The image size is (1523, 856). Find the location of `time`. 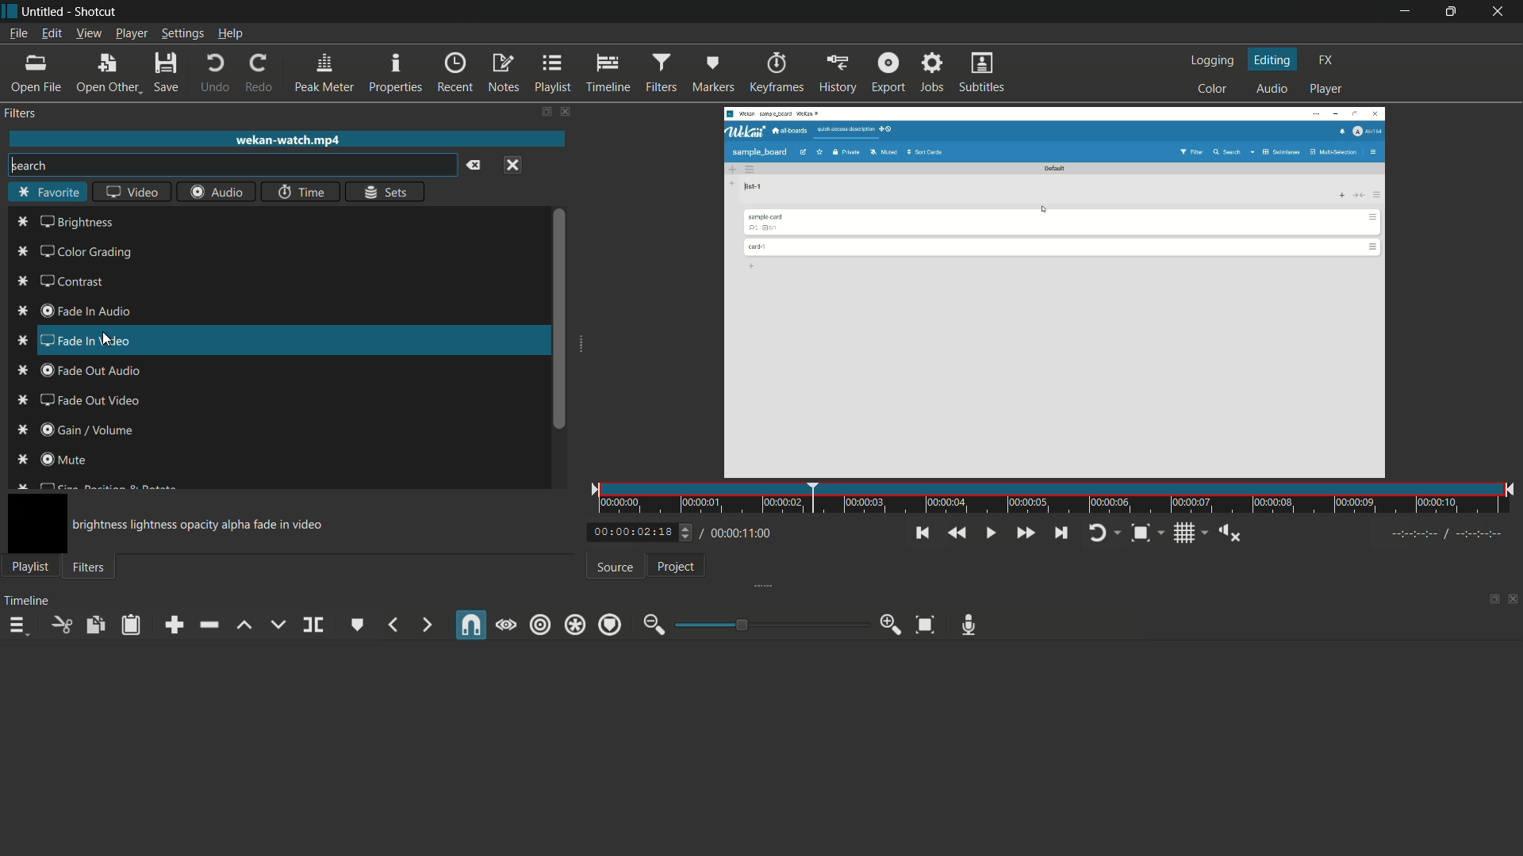

time is located at coordinates (1057, 499).